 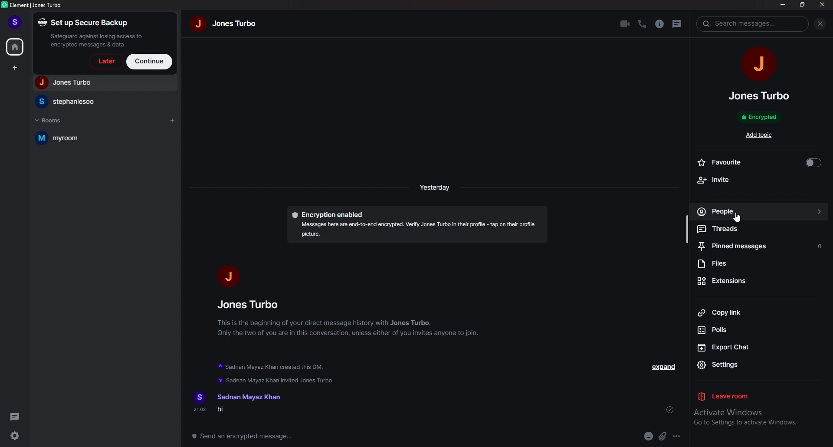 What do you see at coordinates (641, 24) in the screenshot?
I see `voice call` at bounding box center [641, 24].